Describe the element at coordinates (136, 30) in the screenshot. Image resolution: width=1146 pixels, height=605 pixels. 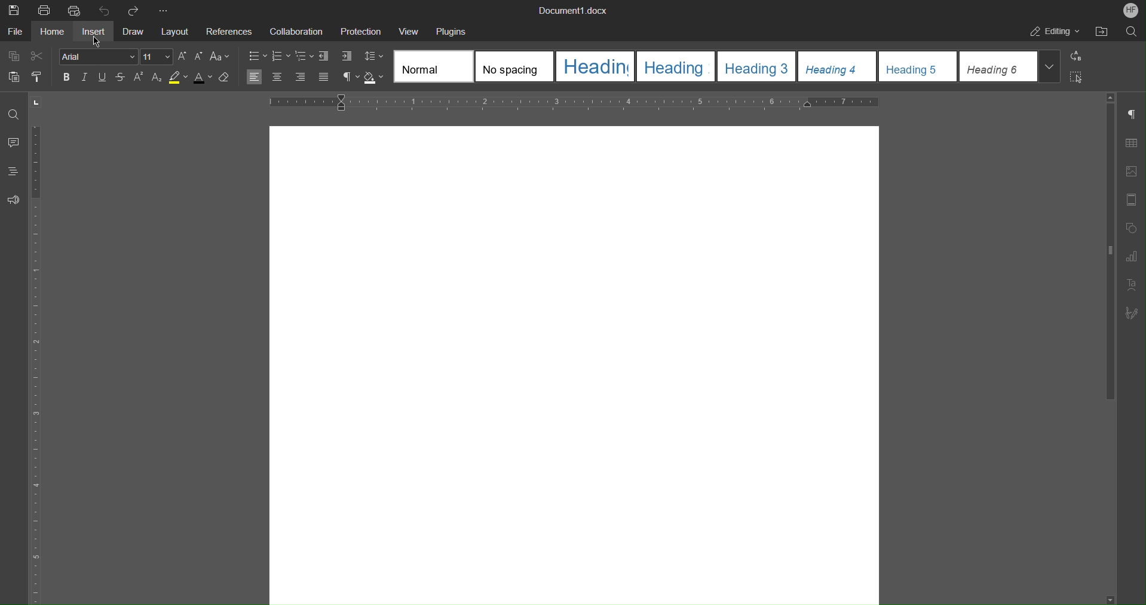
I see `Draw` at that location.